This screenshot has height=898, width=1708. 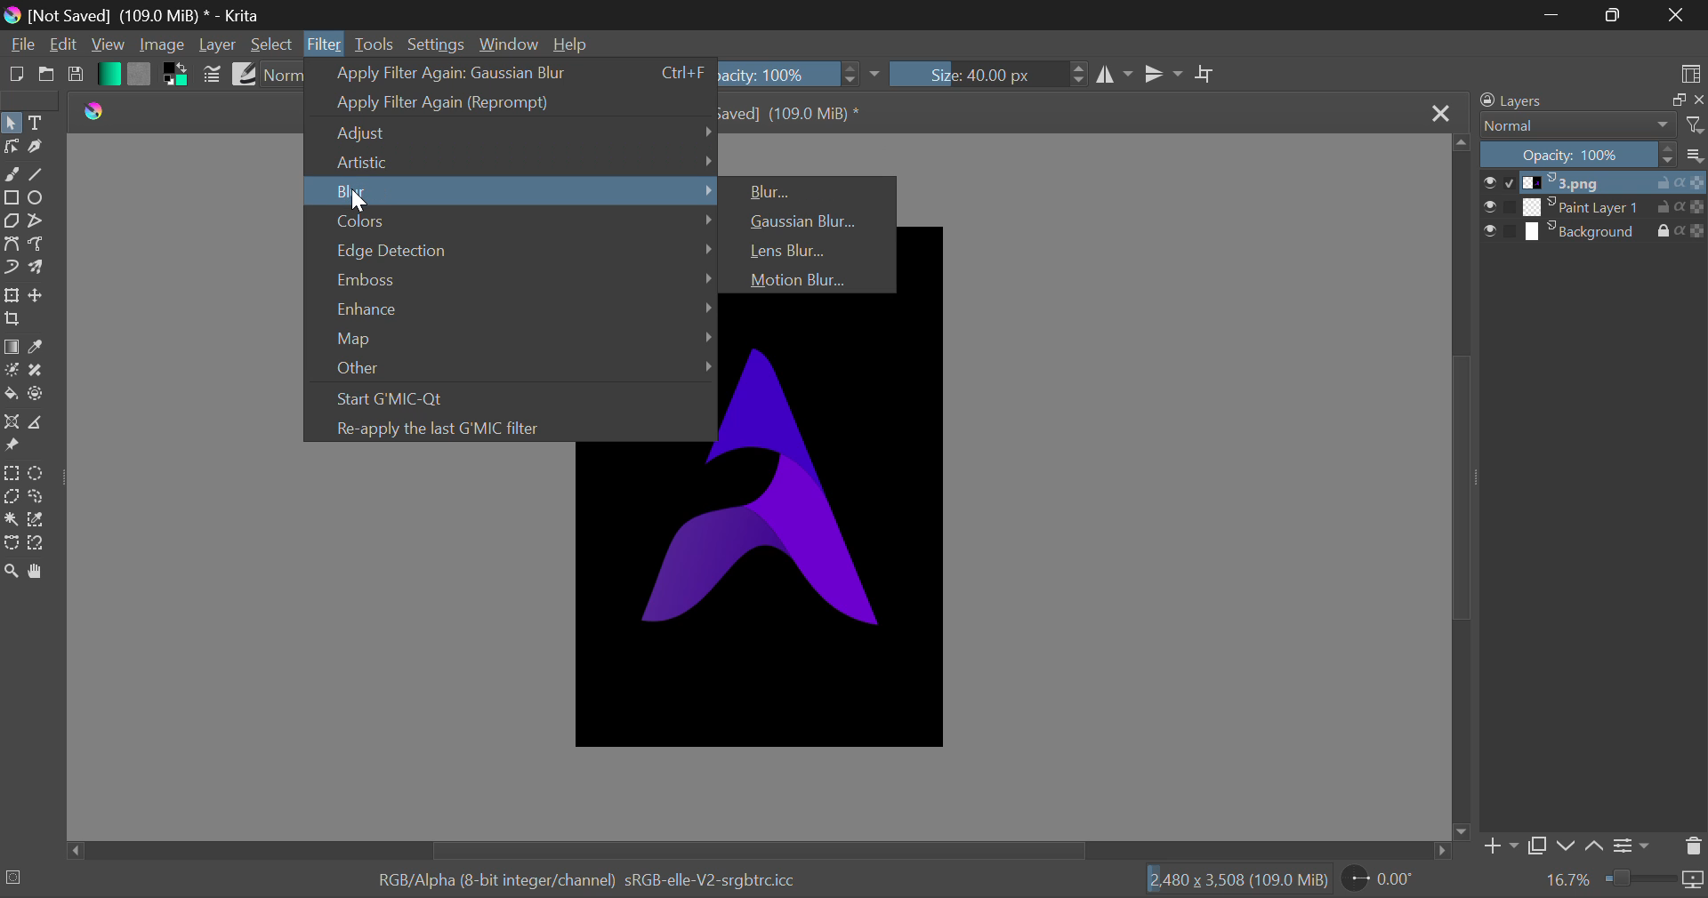 What do you see at coordinates (98, 113) in the screenshot?
I see `Krita Logo` at bounding box center [98, 113].